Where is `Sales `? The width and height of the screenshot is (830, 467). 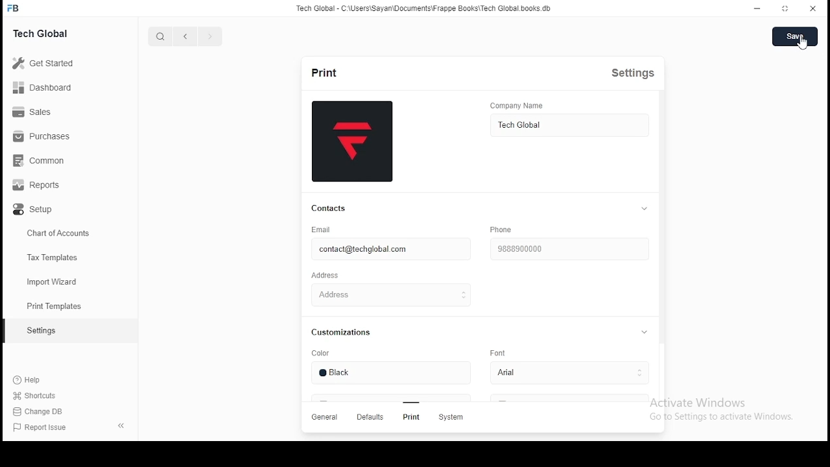 Sales  is located at coordinates (52, 114).